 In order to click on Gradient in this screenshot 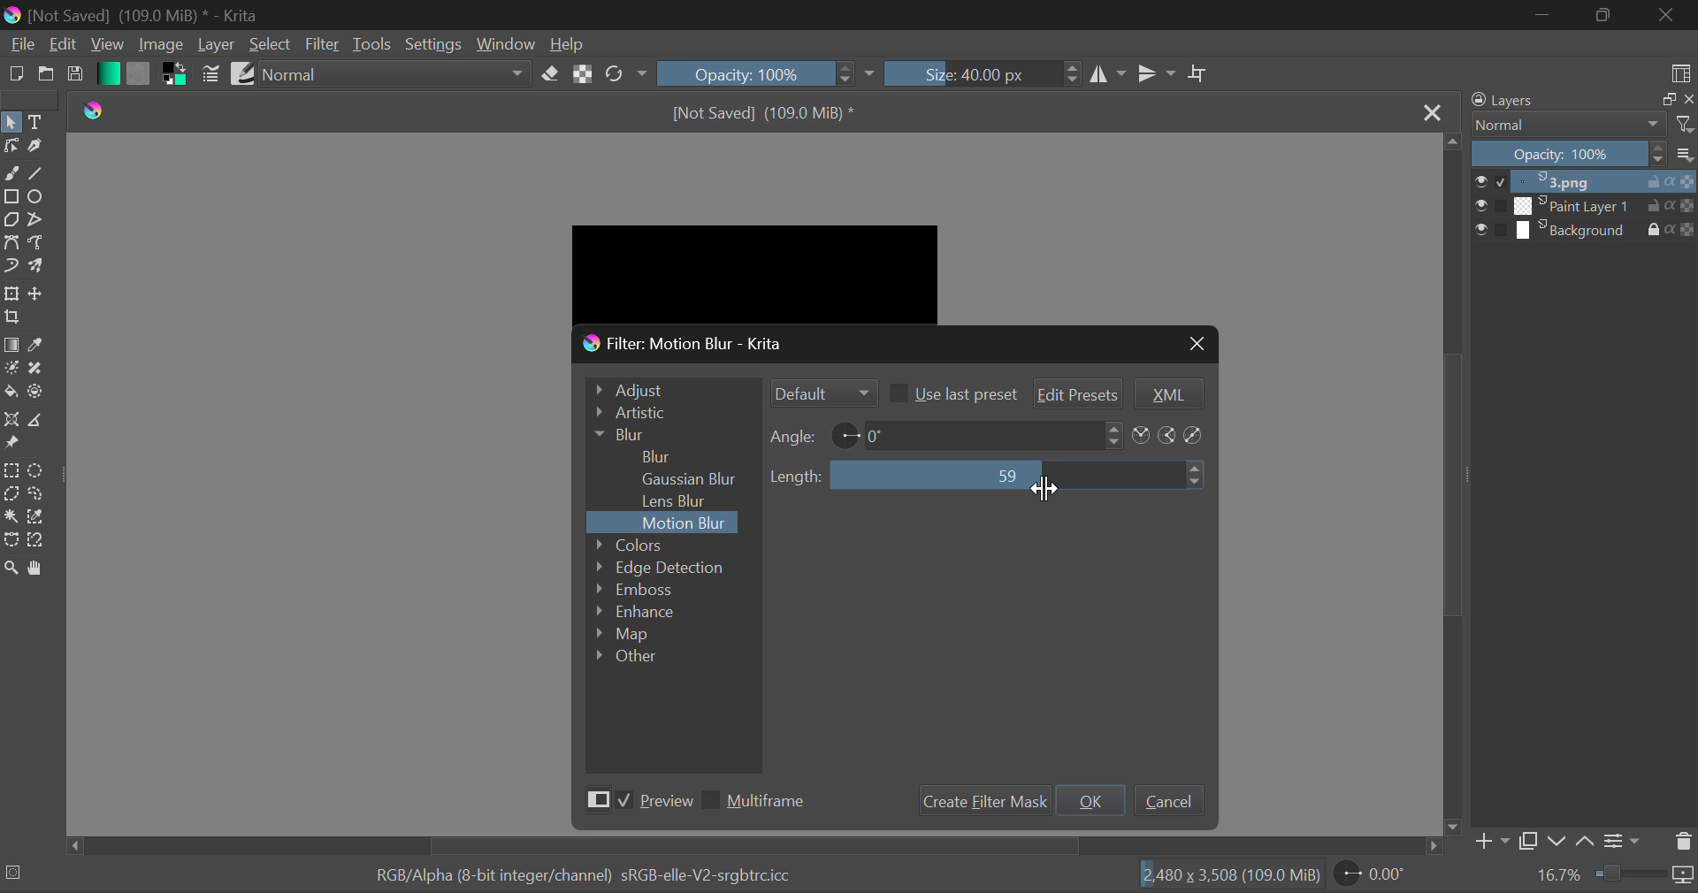, I will do `click(107, 73)`.